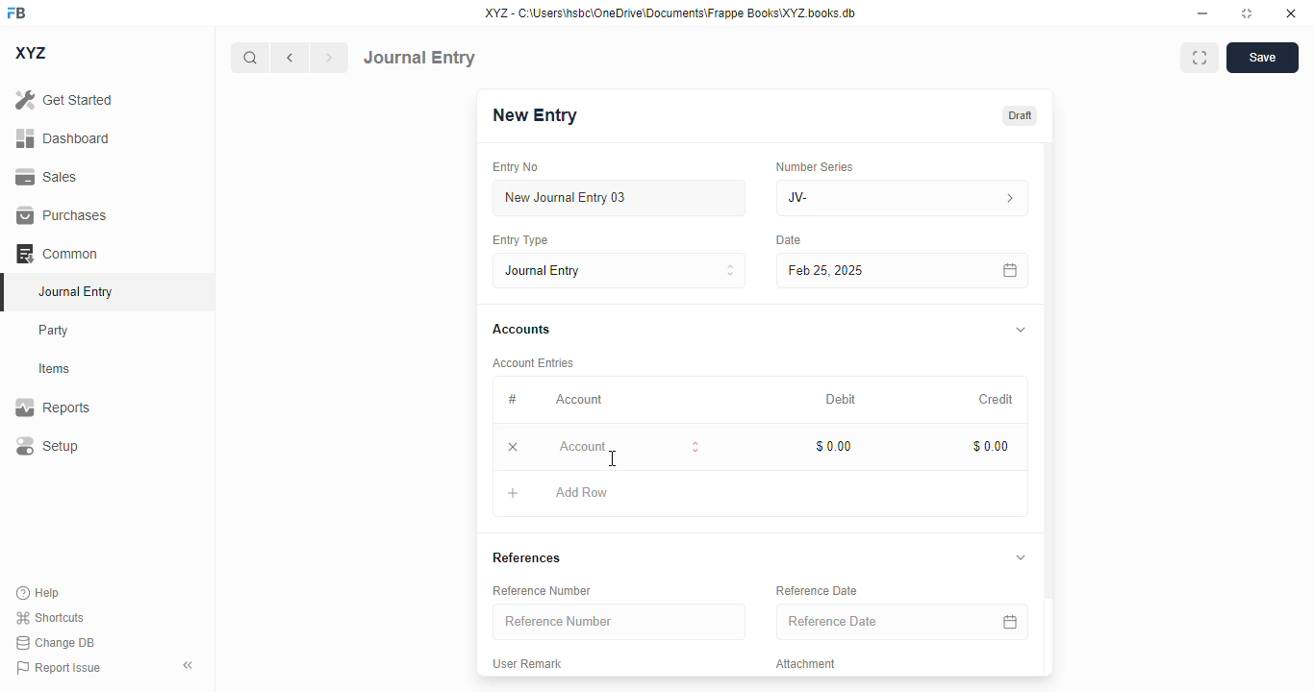  What do you see at coordinates (619, 621) in the screenshot?
I see `reference number` at bounding box center [619, 621].